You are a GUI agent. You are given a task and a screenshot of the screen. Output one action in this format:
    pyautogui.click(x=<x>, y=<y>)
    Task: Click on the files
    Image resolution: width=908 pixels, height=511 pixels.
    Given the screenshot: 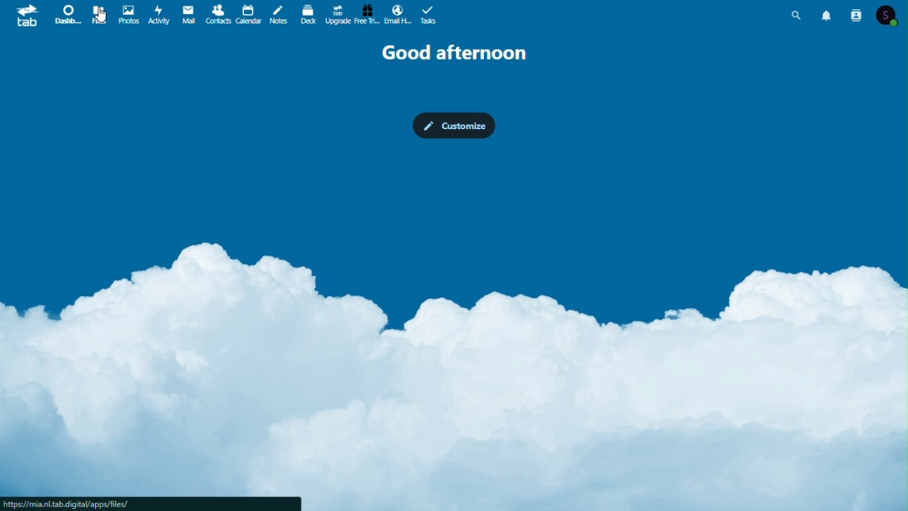 What is the action you would take?
    pyautogui.click(x=99, y=15)
    